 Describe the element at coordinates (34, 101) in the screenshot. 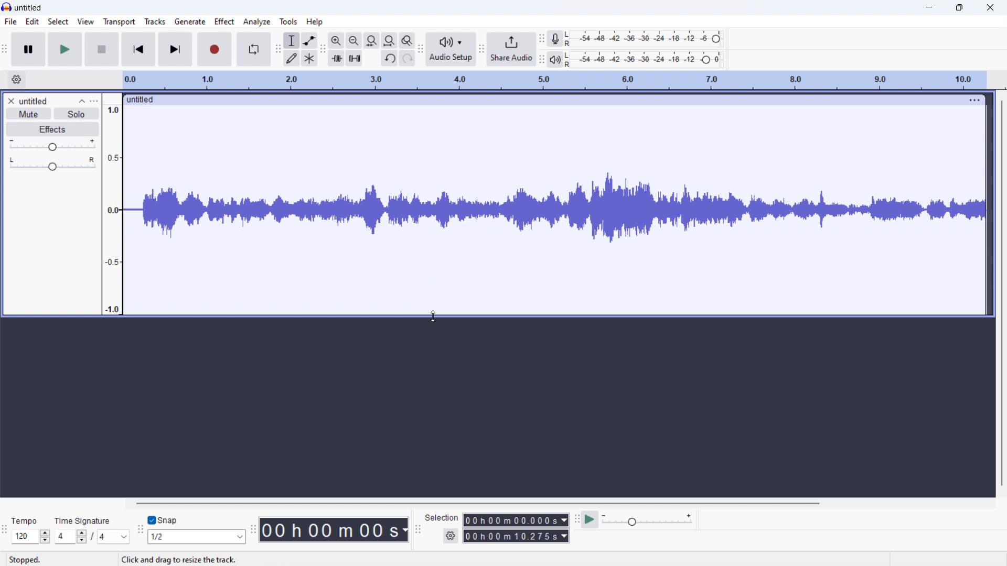

I see `track title` at that location.